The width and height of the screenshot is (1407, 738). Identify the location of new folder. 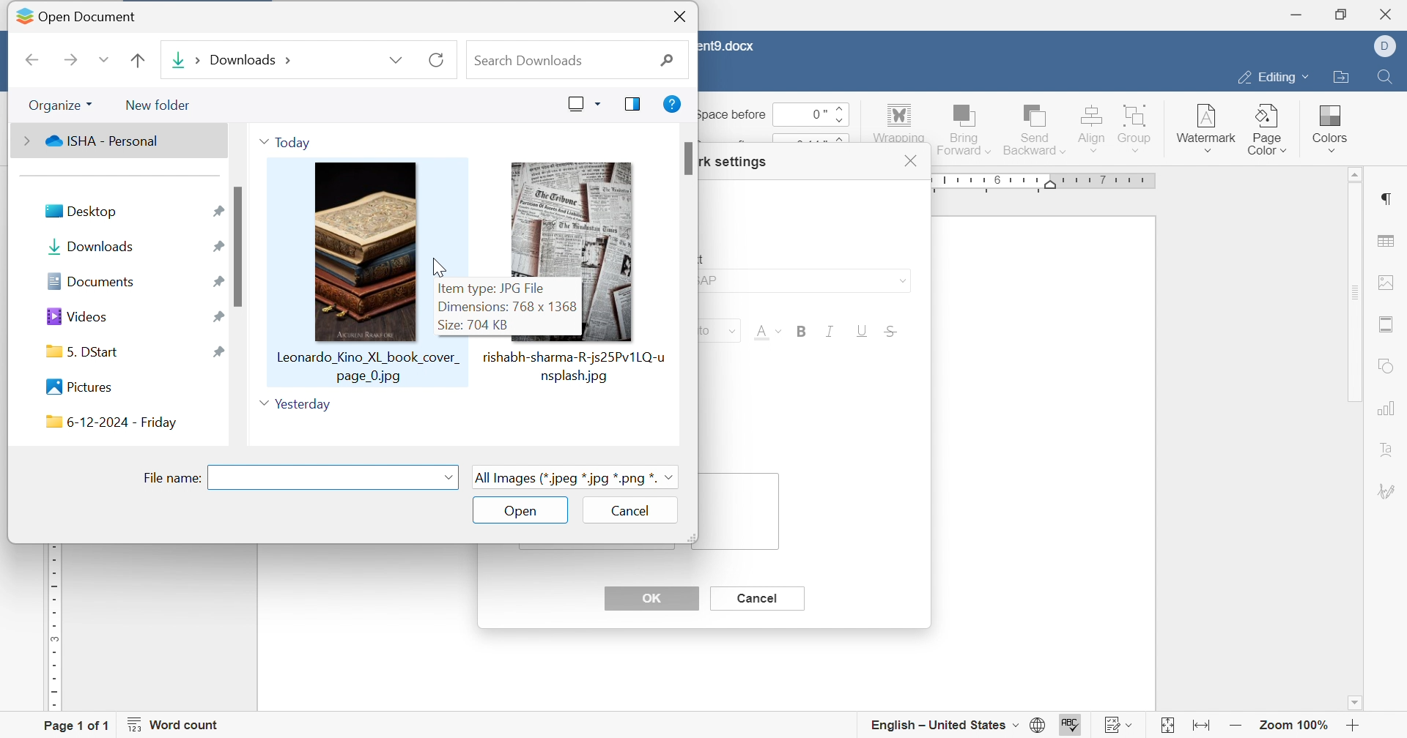
(159, 106).